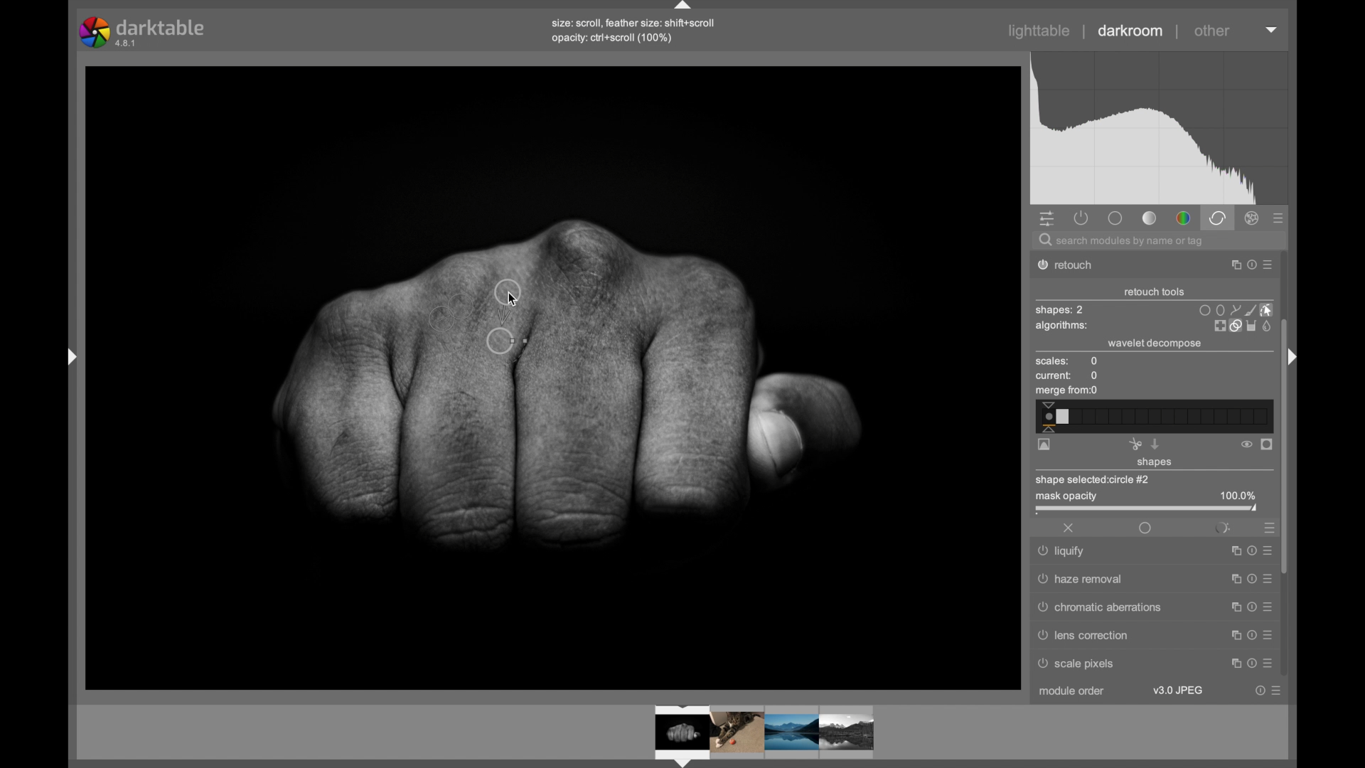  Describe the element at coordinates (1249, 579) in the screenshot. I see `help` at that location.